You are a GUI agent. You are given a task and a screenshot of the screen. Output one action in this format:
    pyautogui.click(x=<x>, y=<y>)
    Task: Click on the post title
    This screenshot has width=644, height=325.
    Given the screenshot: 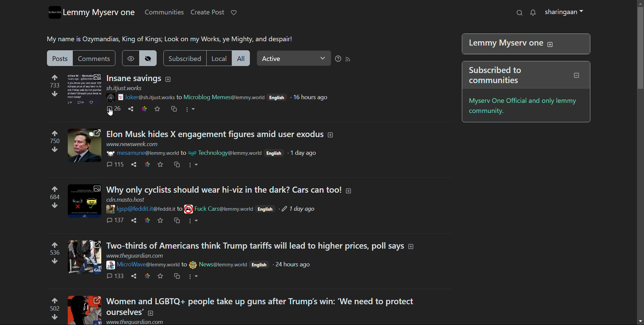 What is the action you would take?
    pyautogui.click(x=224, y=190)
    